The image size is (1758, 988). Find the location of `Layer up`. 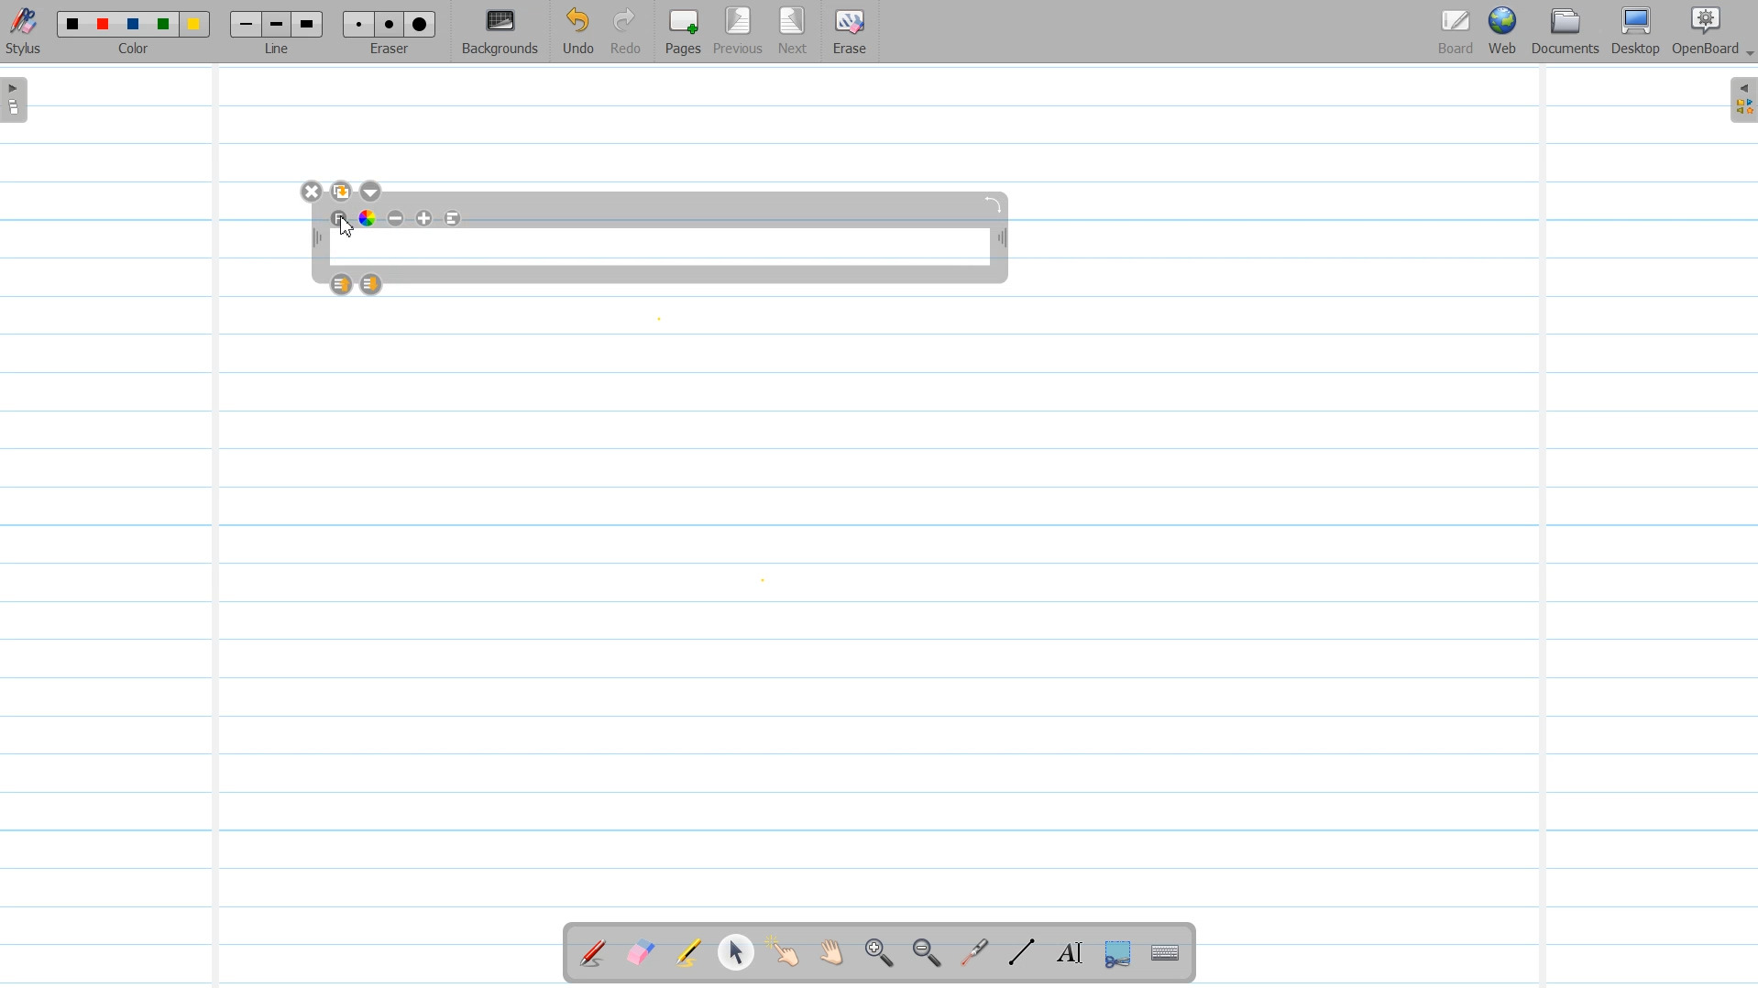

Layer up is located at coordinates (343, 284).